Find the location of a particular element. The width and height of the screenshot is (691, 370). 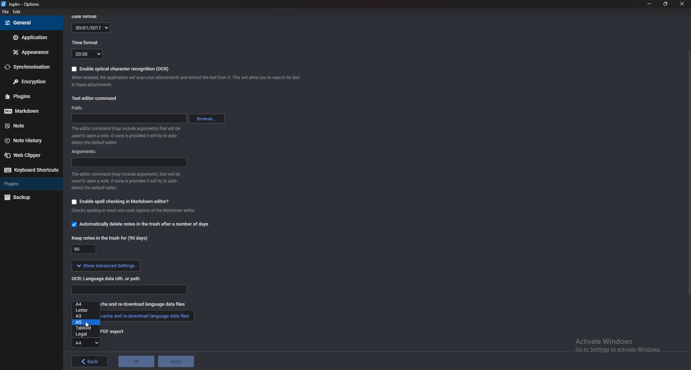

path is located at coordinates (129, 119).